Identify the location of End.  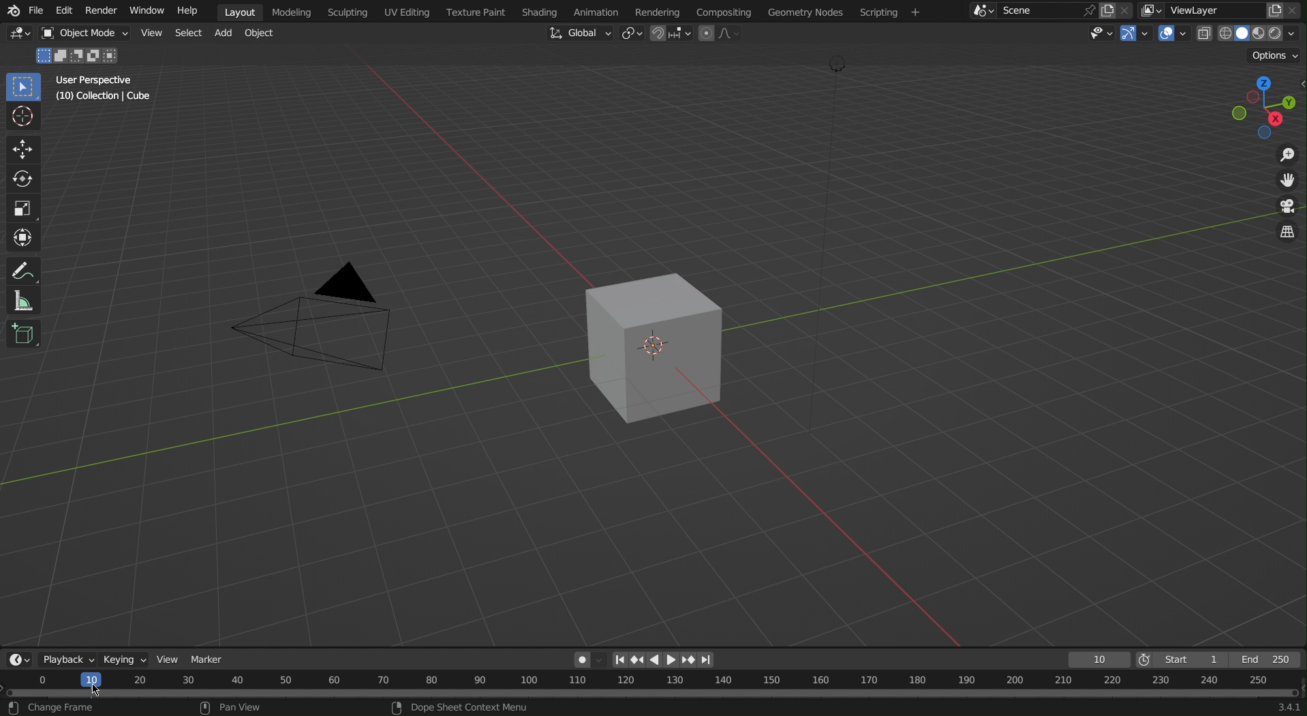
(1271, 659).